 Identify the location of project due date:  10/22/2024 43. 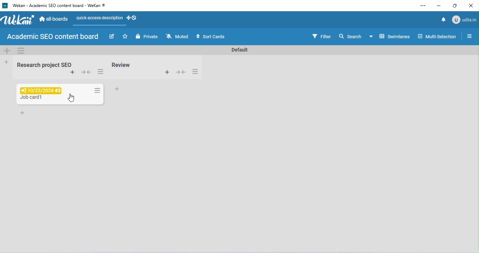
(40, 90).